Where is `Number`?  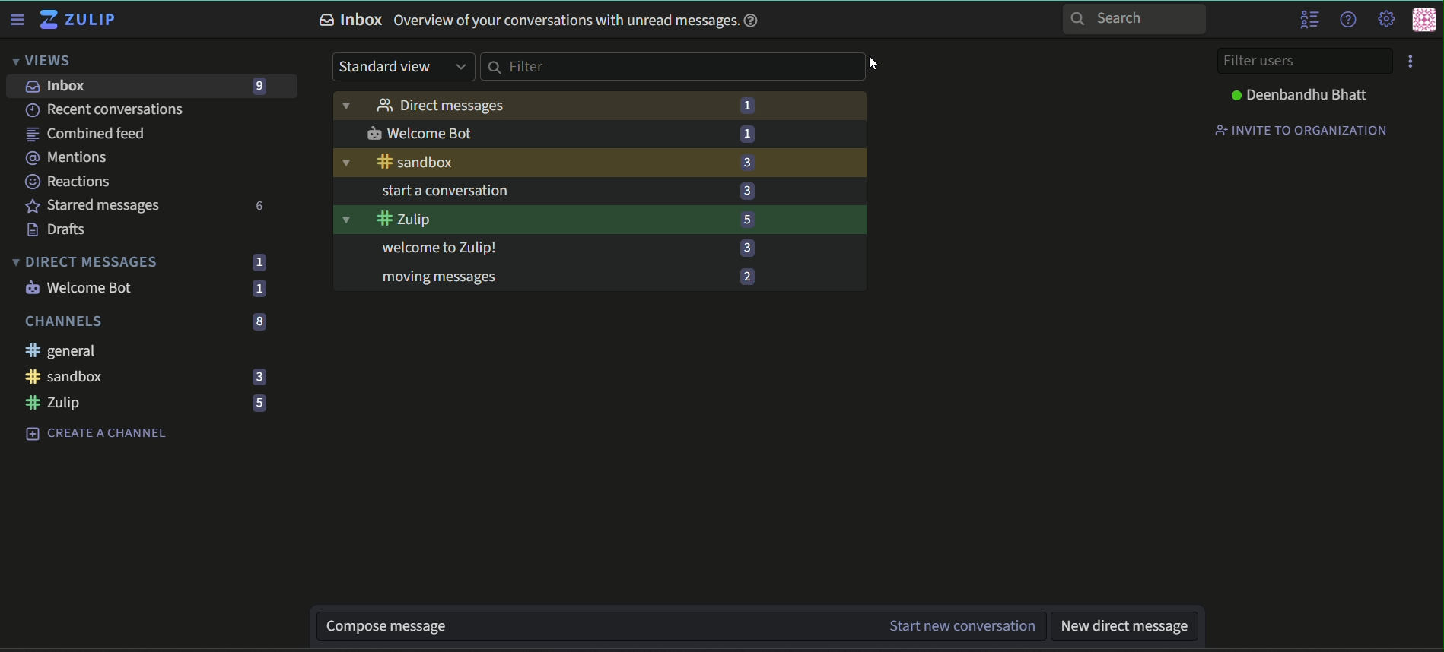 Number is located at coordinates (749, 106).